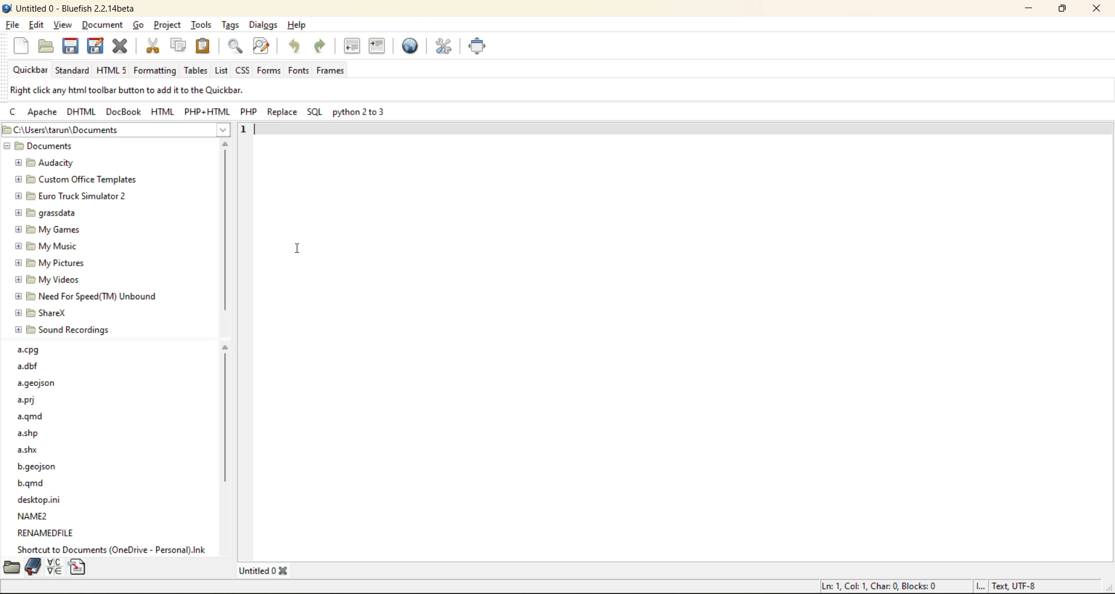  I want to click on document, so click(103, 23).